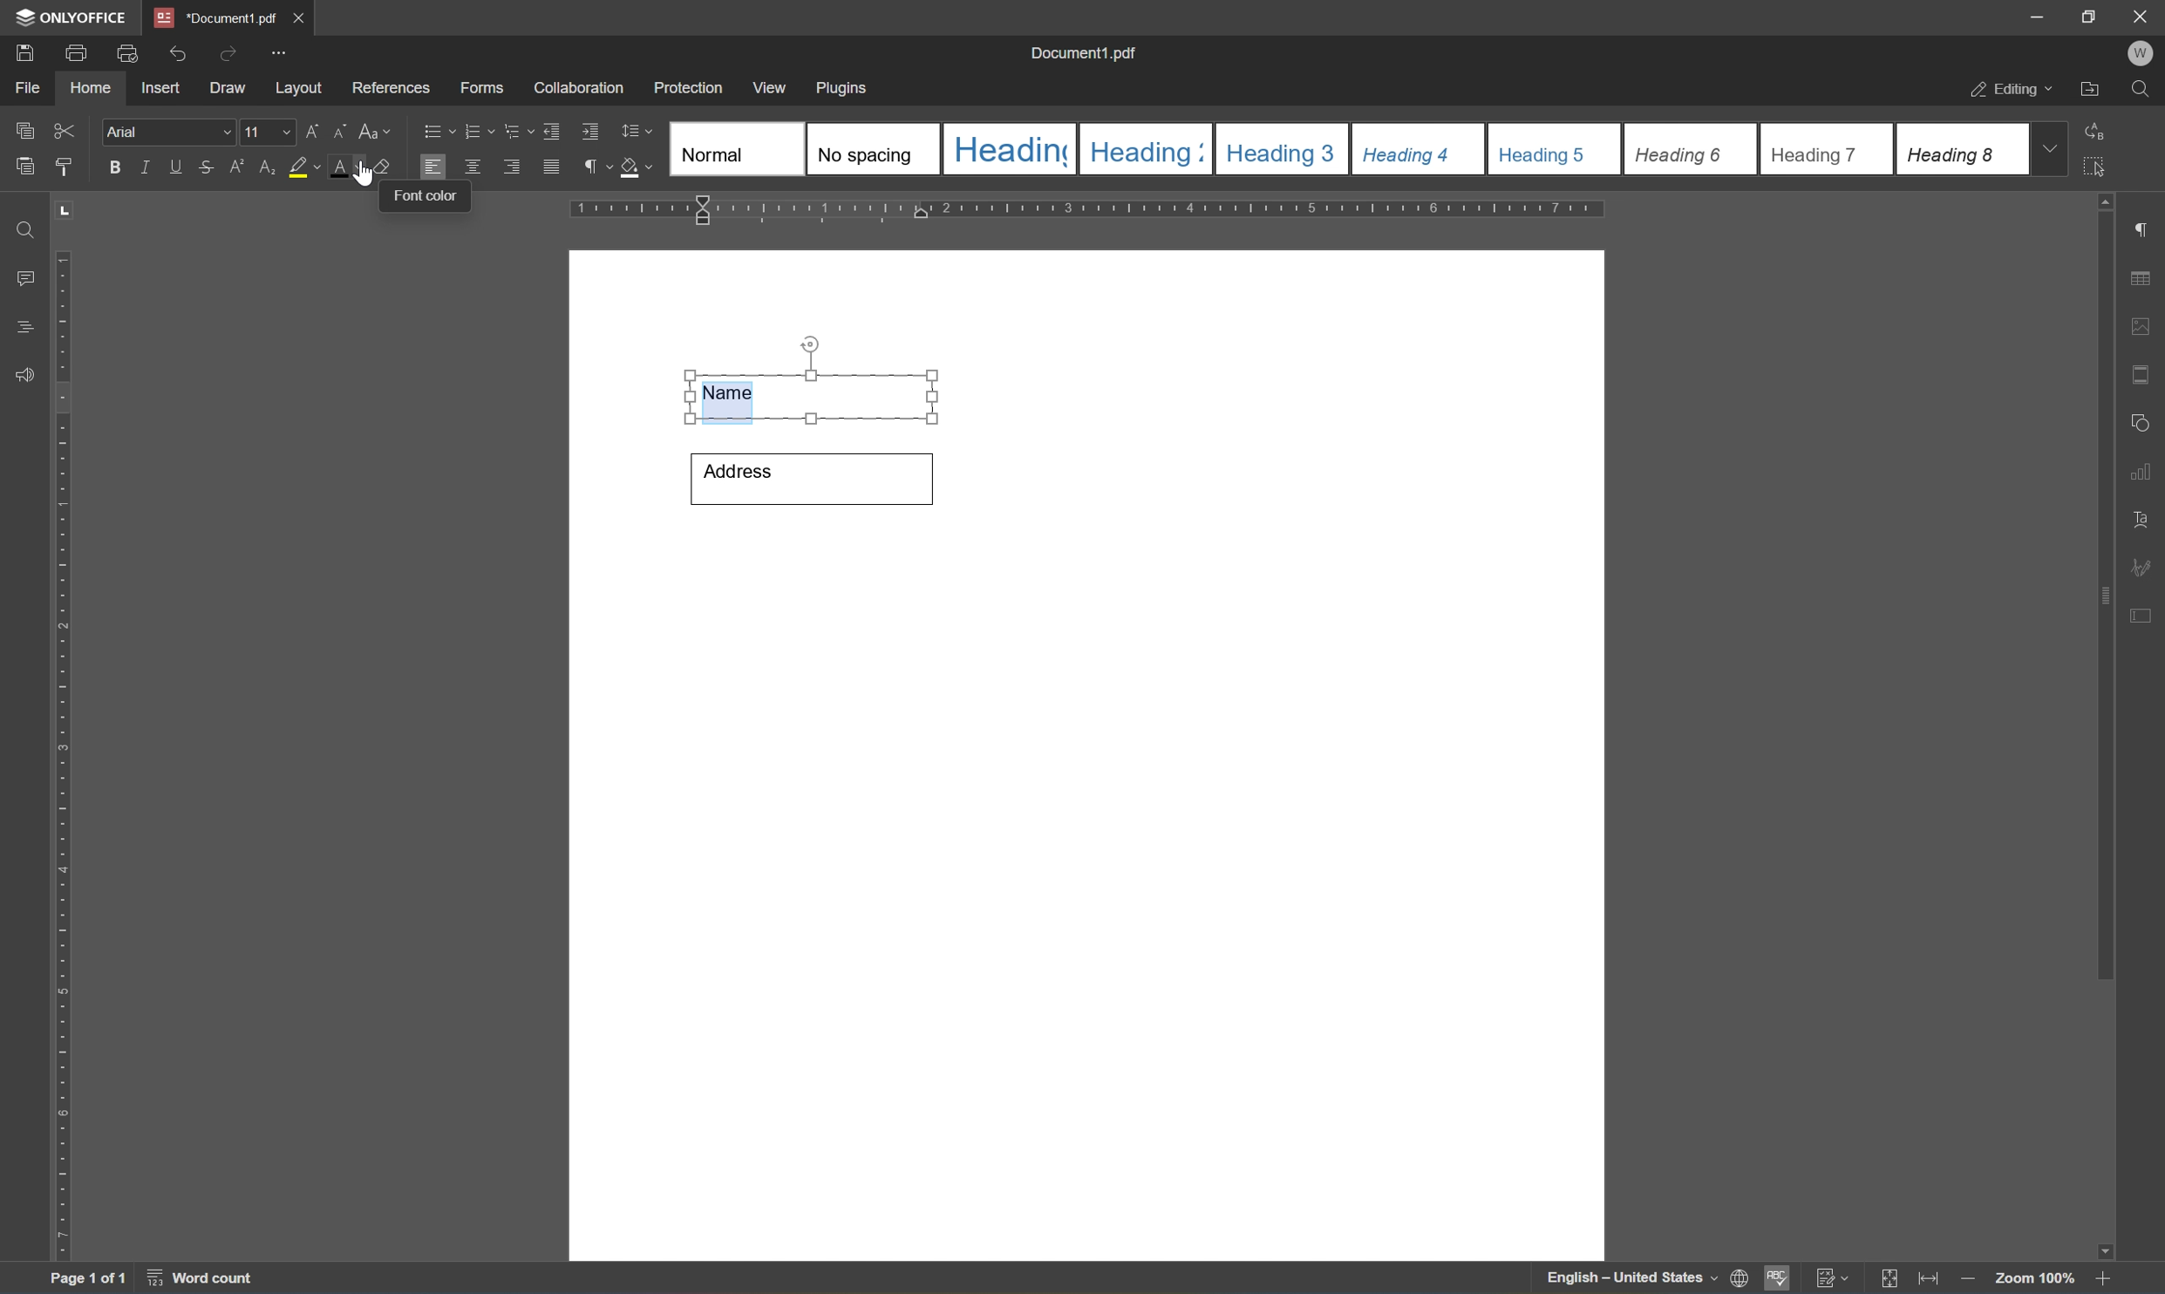 The image size is (2165, 1294). What do you see at coordinates (269, 131) in the screenshot?
I see `font size` at bounding box center [269, 131].